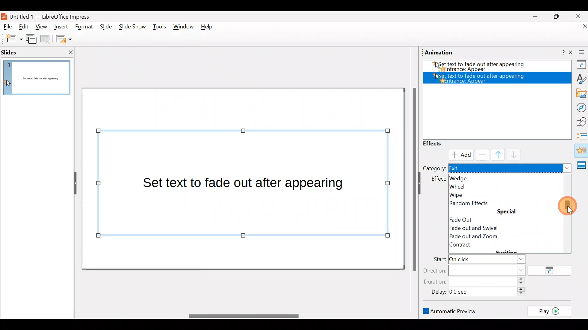 The image size is (588, 330). I want to click on Effects, so click(438, 144).